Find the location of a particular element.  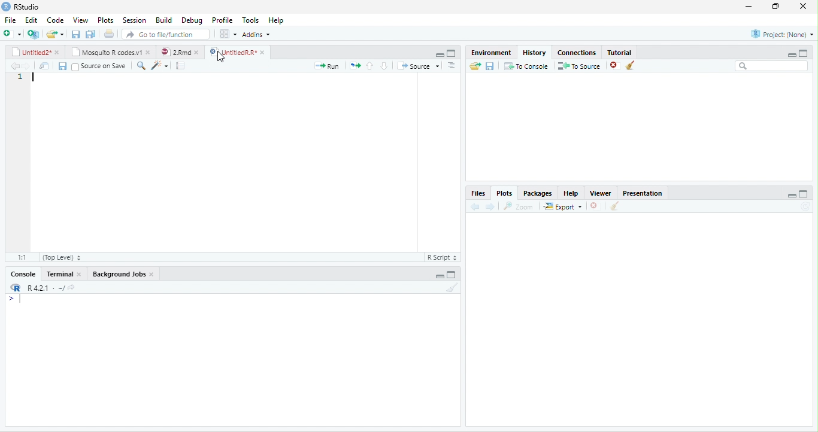

view is located at coordinates (81, 20).